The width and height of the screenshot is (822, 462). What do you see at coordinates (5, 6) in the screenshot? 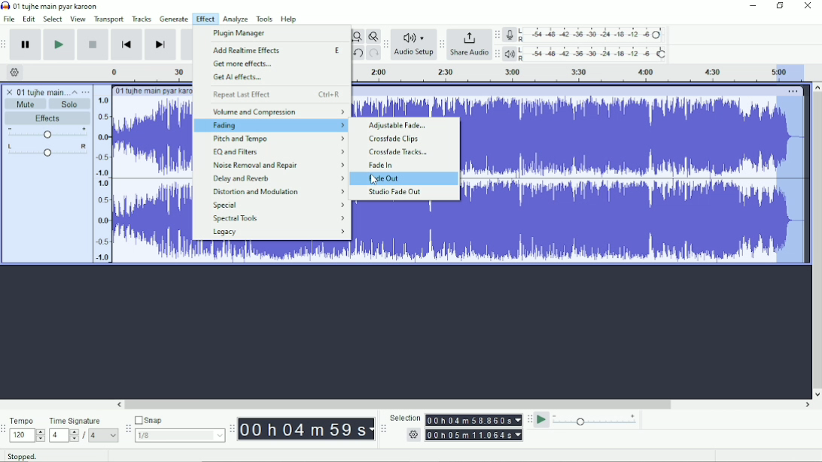
I see `Audacity logo` at bounding box center [5, 6].